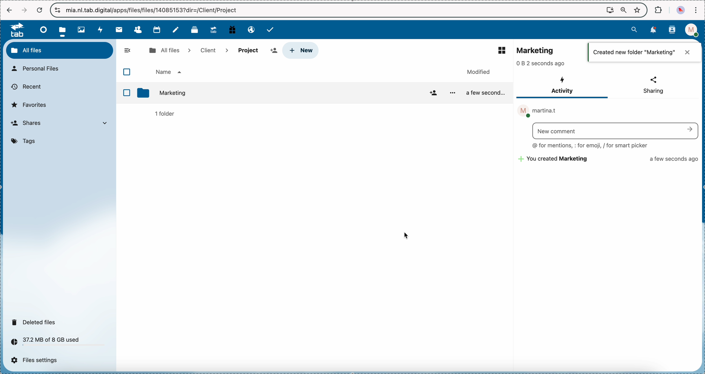 The height and width of the screenshot is (374, 705). What do you see at coordinates (672, 30) in the screenshot?
I see `contacts` at bounding box center [672, 30].